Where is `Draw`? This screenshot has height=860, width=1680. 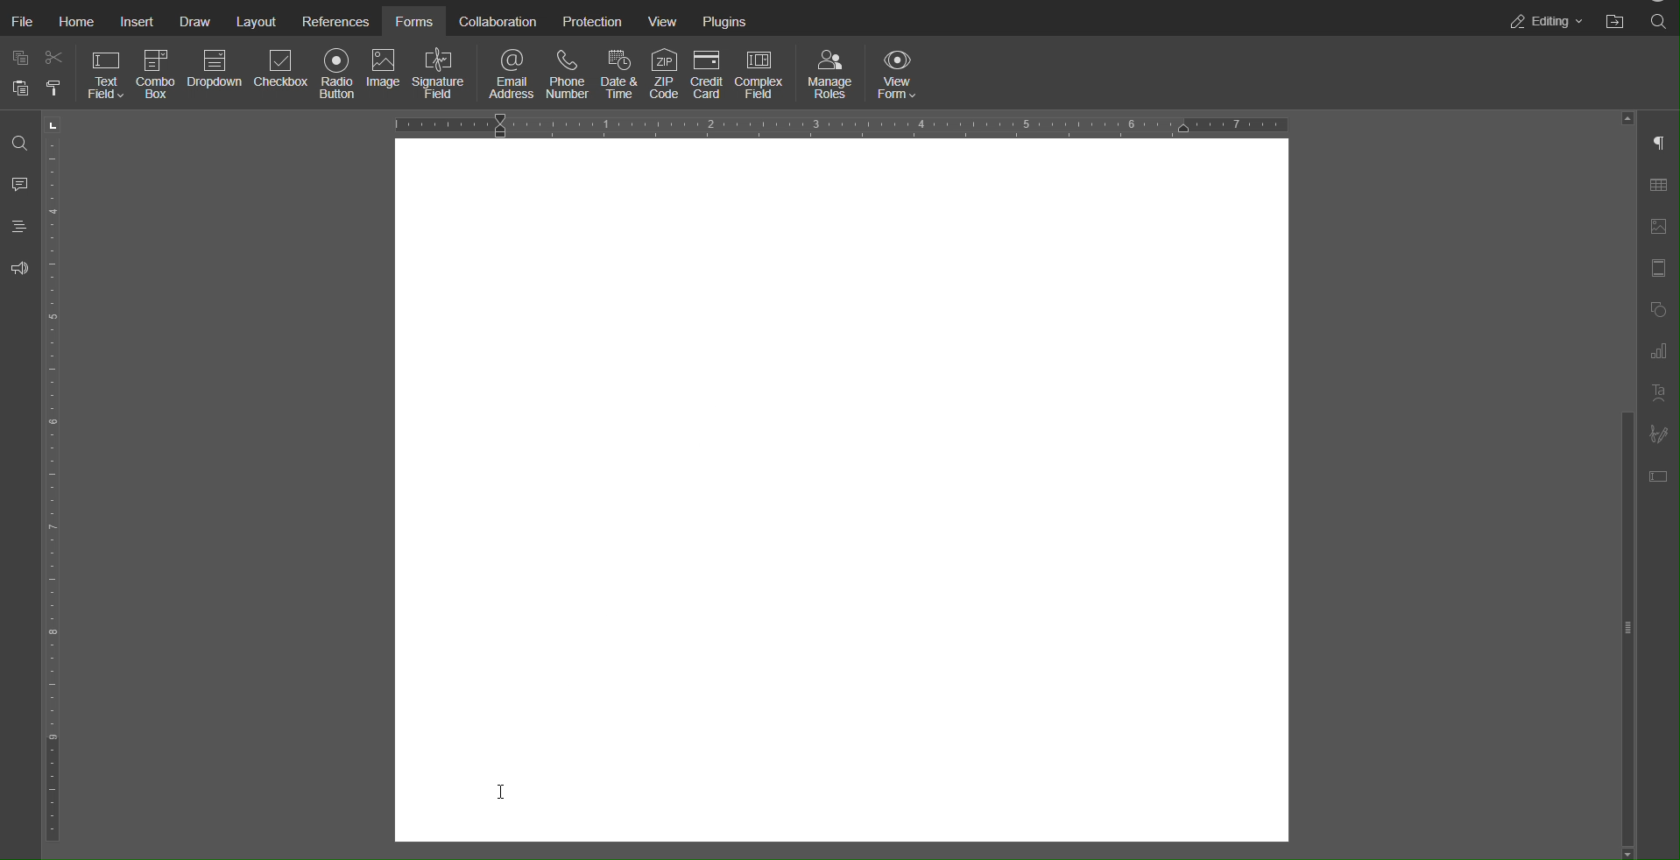
Draw is located at coordinates (201, 20).